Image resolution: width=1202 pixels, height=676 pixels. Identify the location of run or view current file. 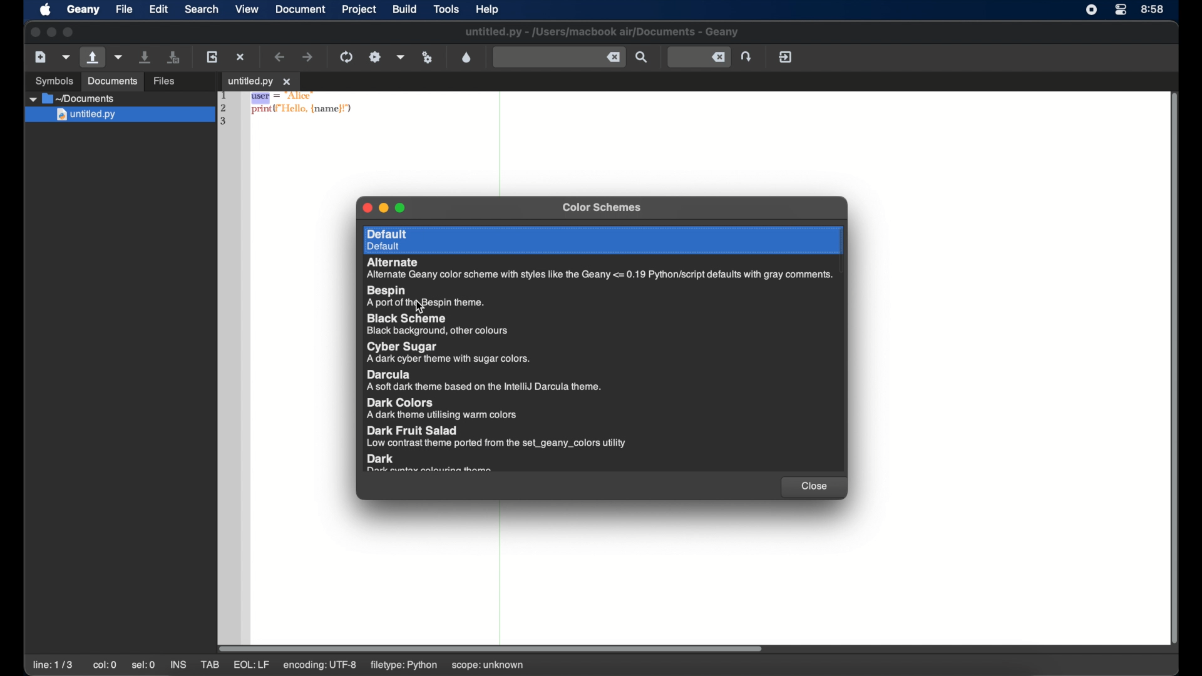
(428, 58).